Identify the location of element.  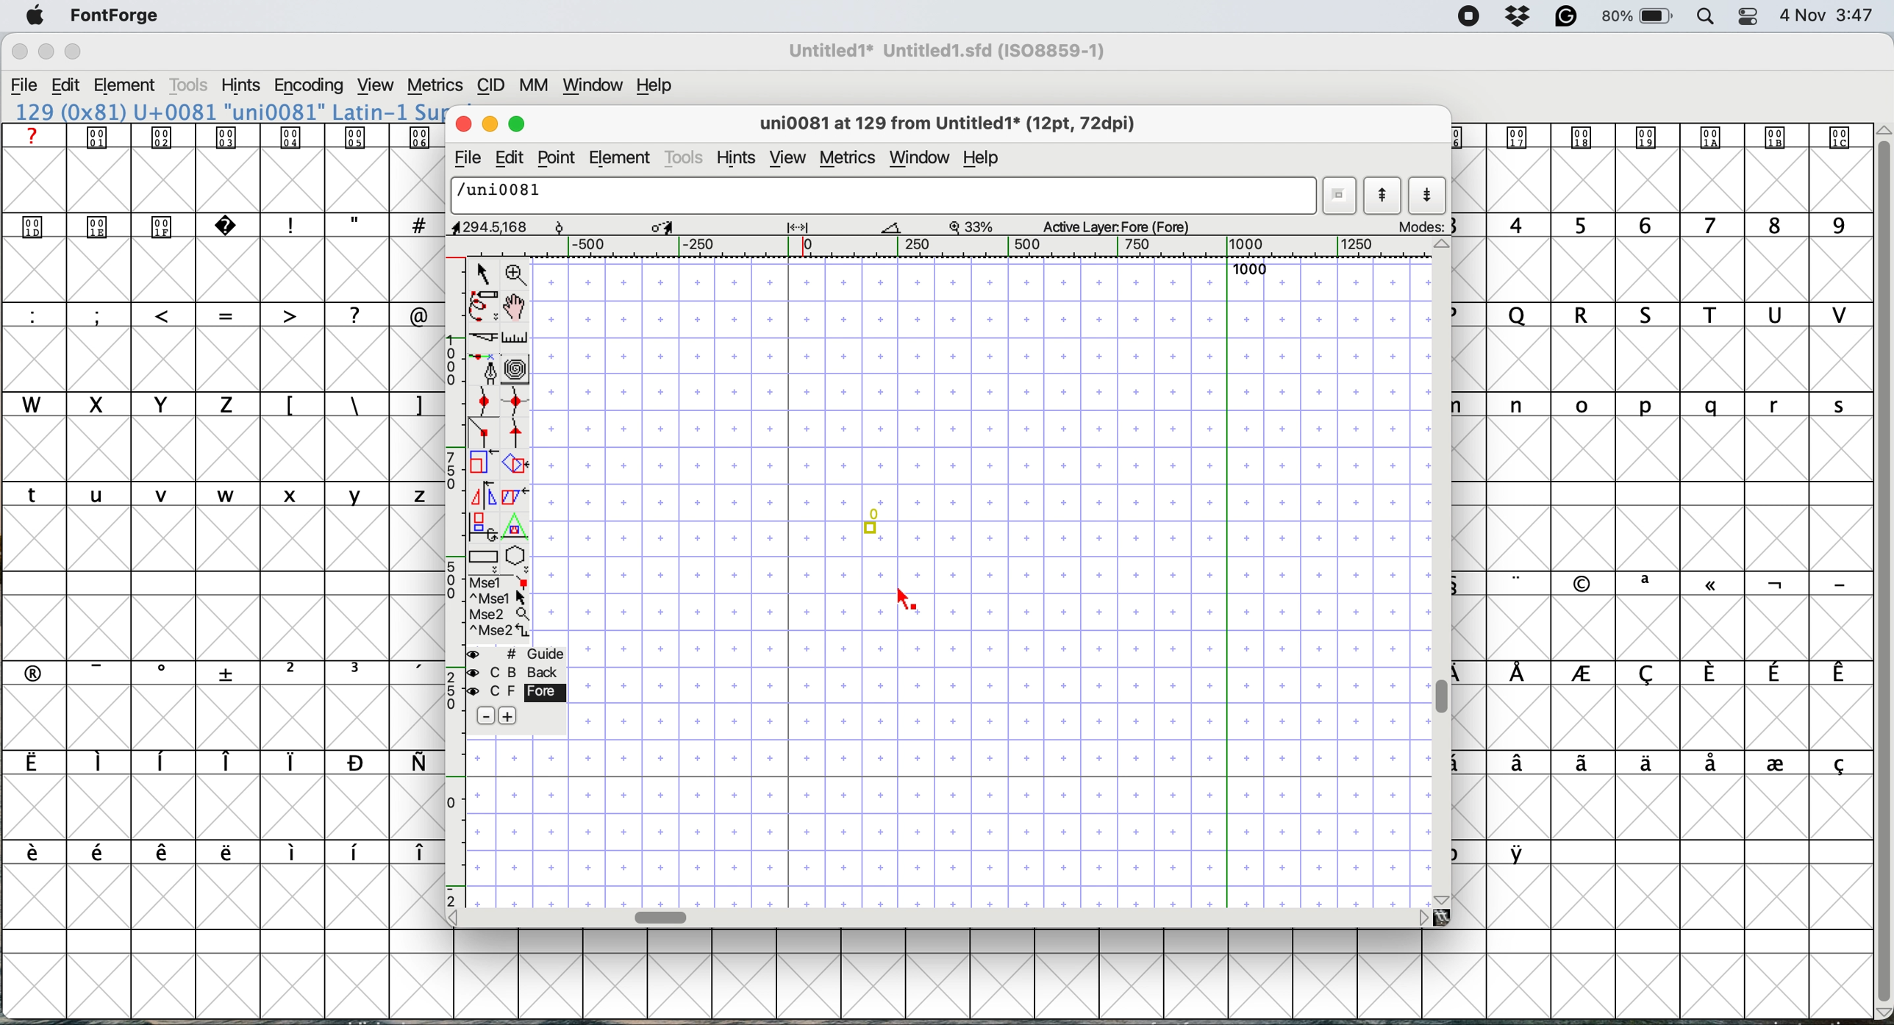
(623, 157).